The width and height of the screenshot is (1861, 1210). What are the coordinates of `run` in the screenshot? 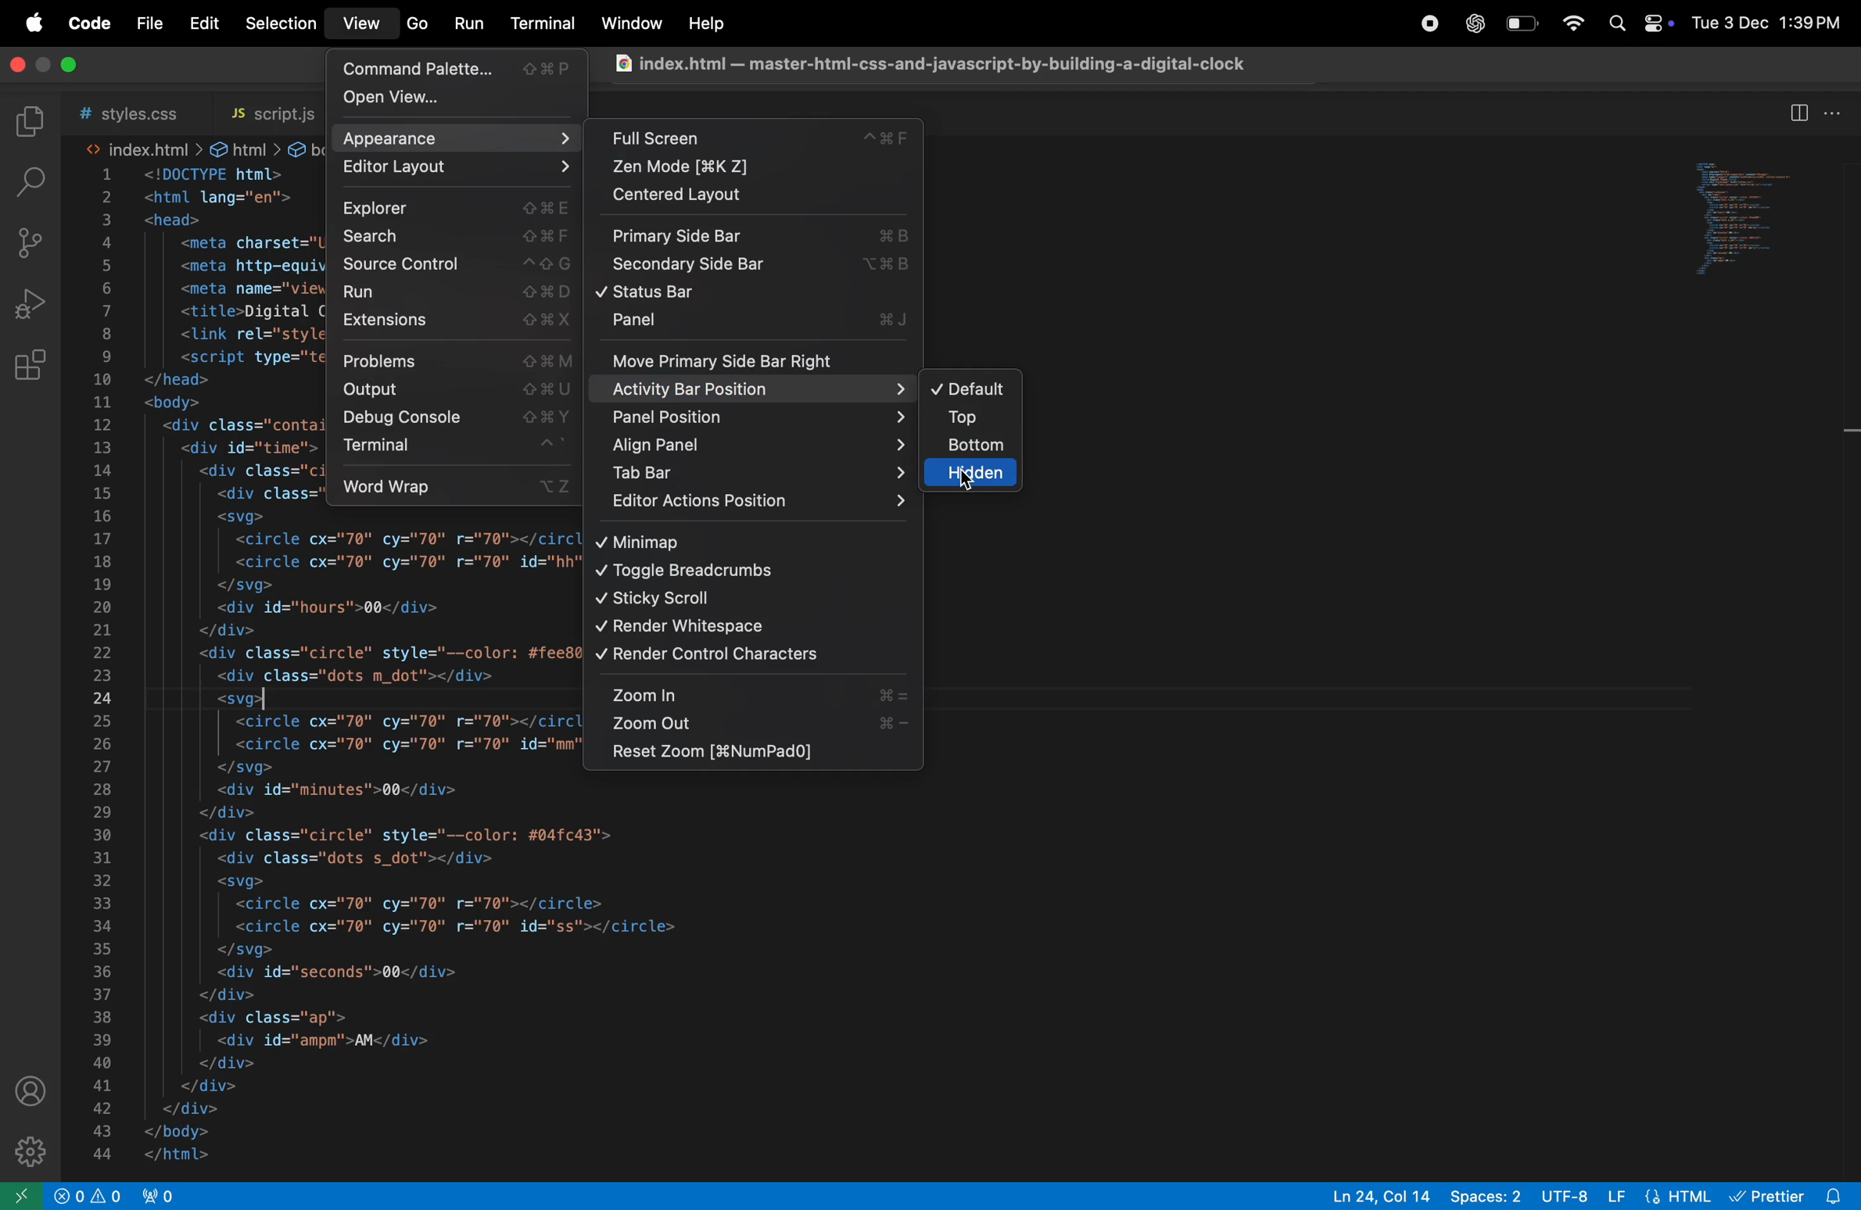 It's located at (469, 26).